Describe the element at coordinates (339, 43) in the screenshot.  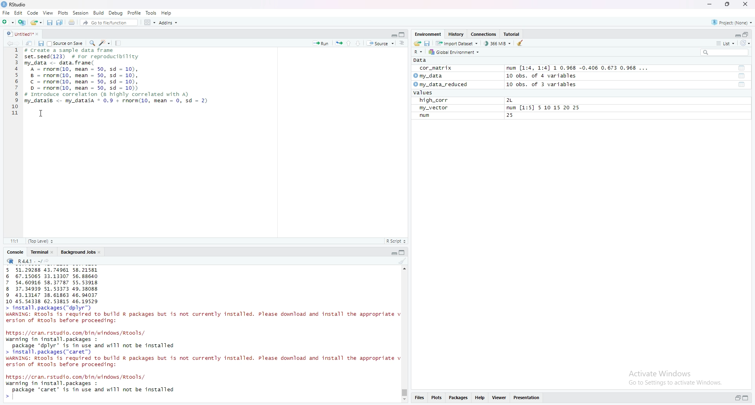
I see `run` at that location.